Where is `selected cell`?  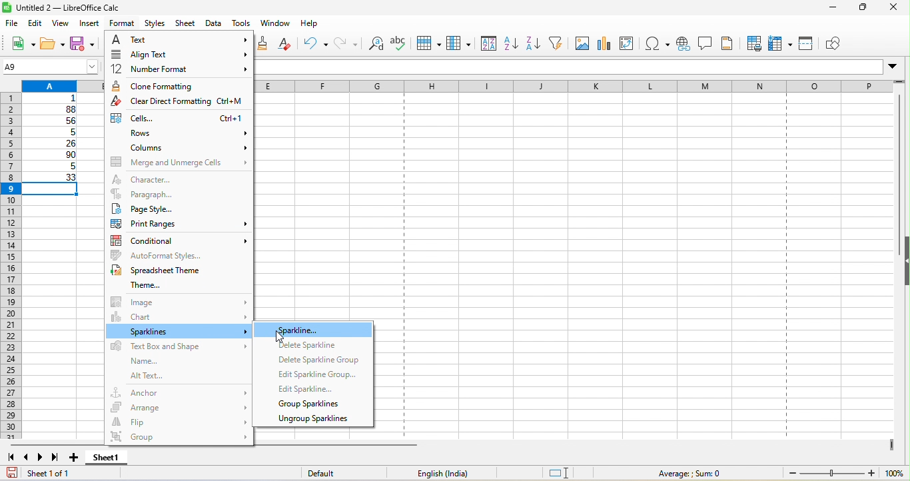 selected cell is located at coordinates (54, 190).